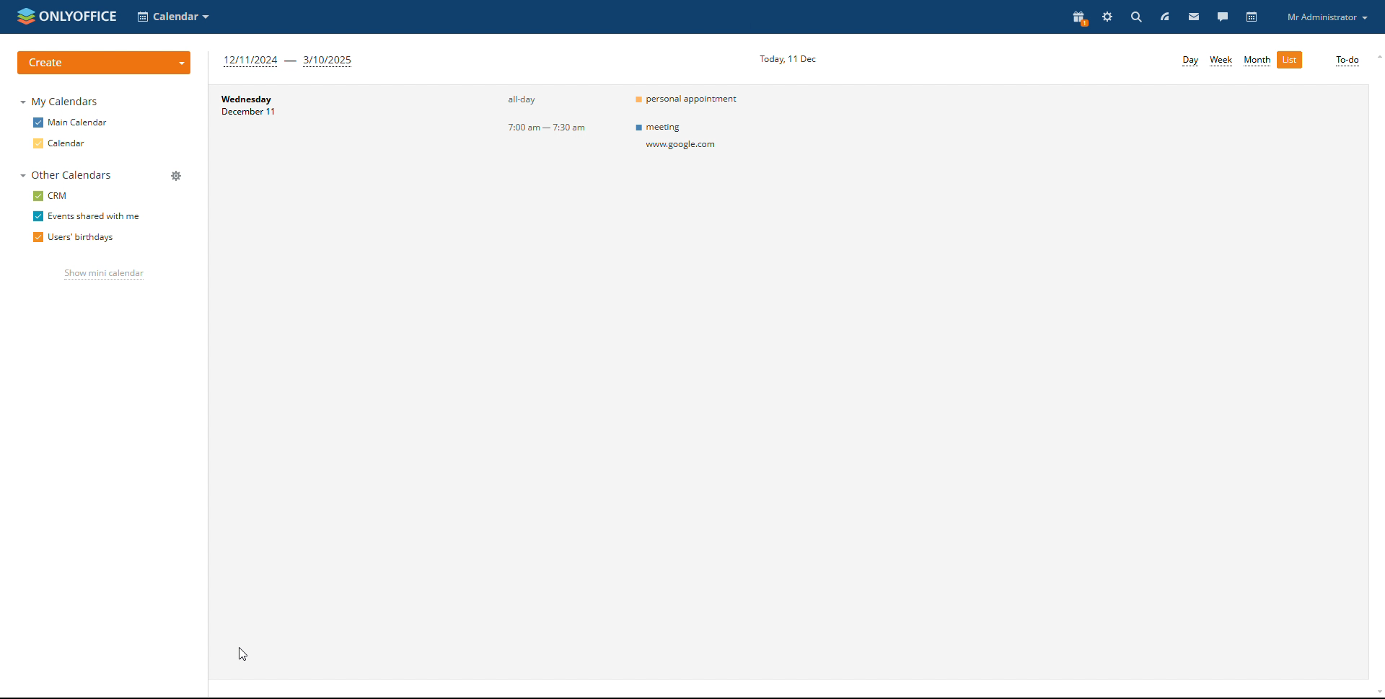 Image resolution: width=1385 pixels, height=699 pixels. Describe the element at coordinates (516, 126) in the screenshot. I see `event timing` at that location.